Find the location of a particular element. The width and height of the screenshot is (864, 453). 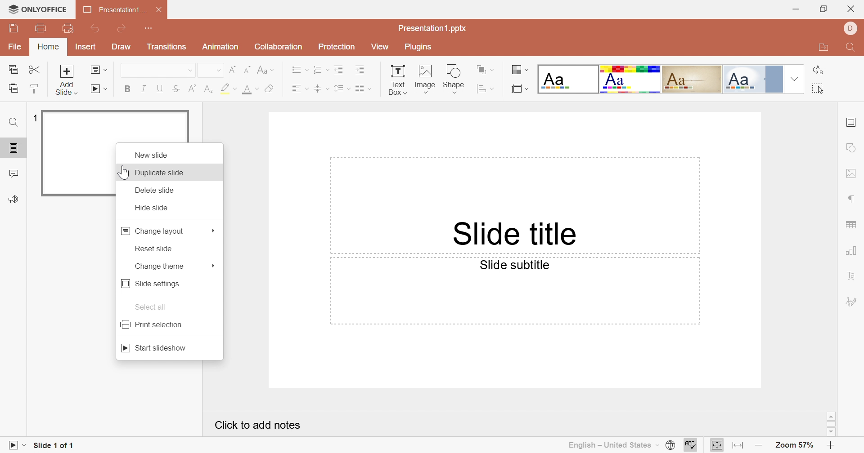

Find is located at coordinates (12, 121).